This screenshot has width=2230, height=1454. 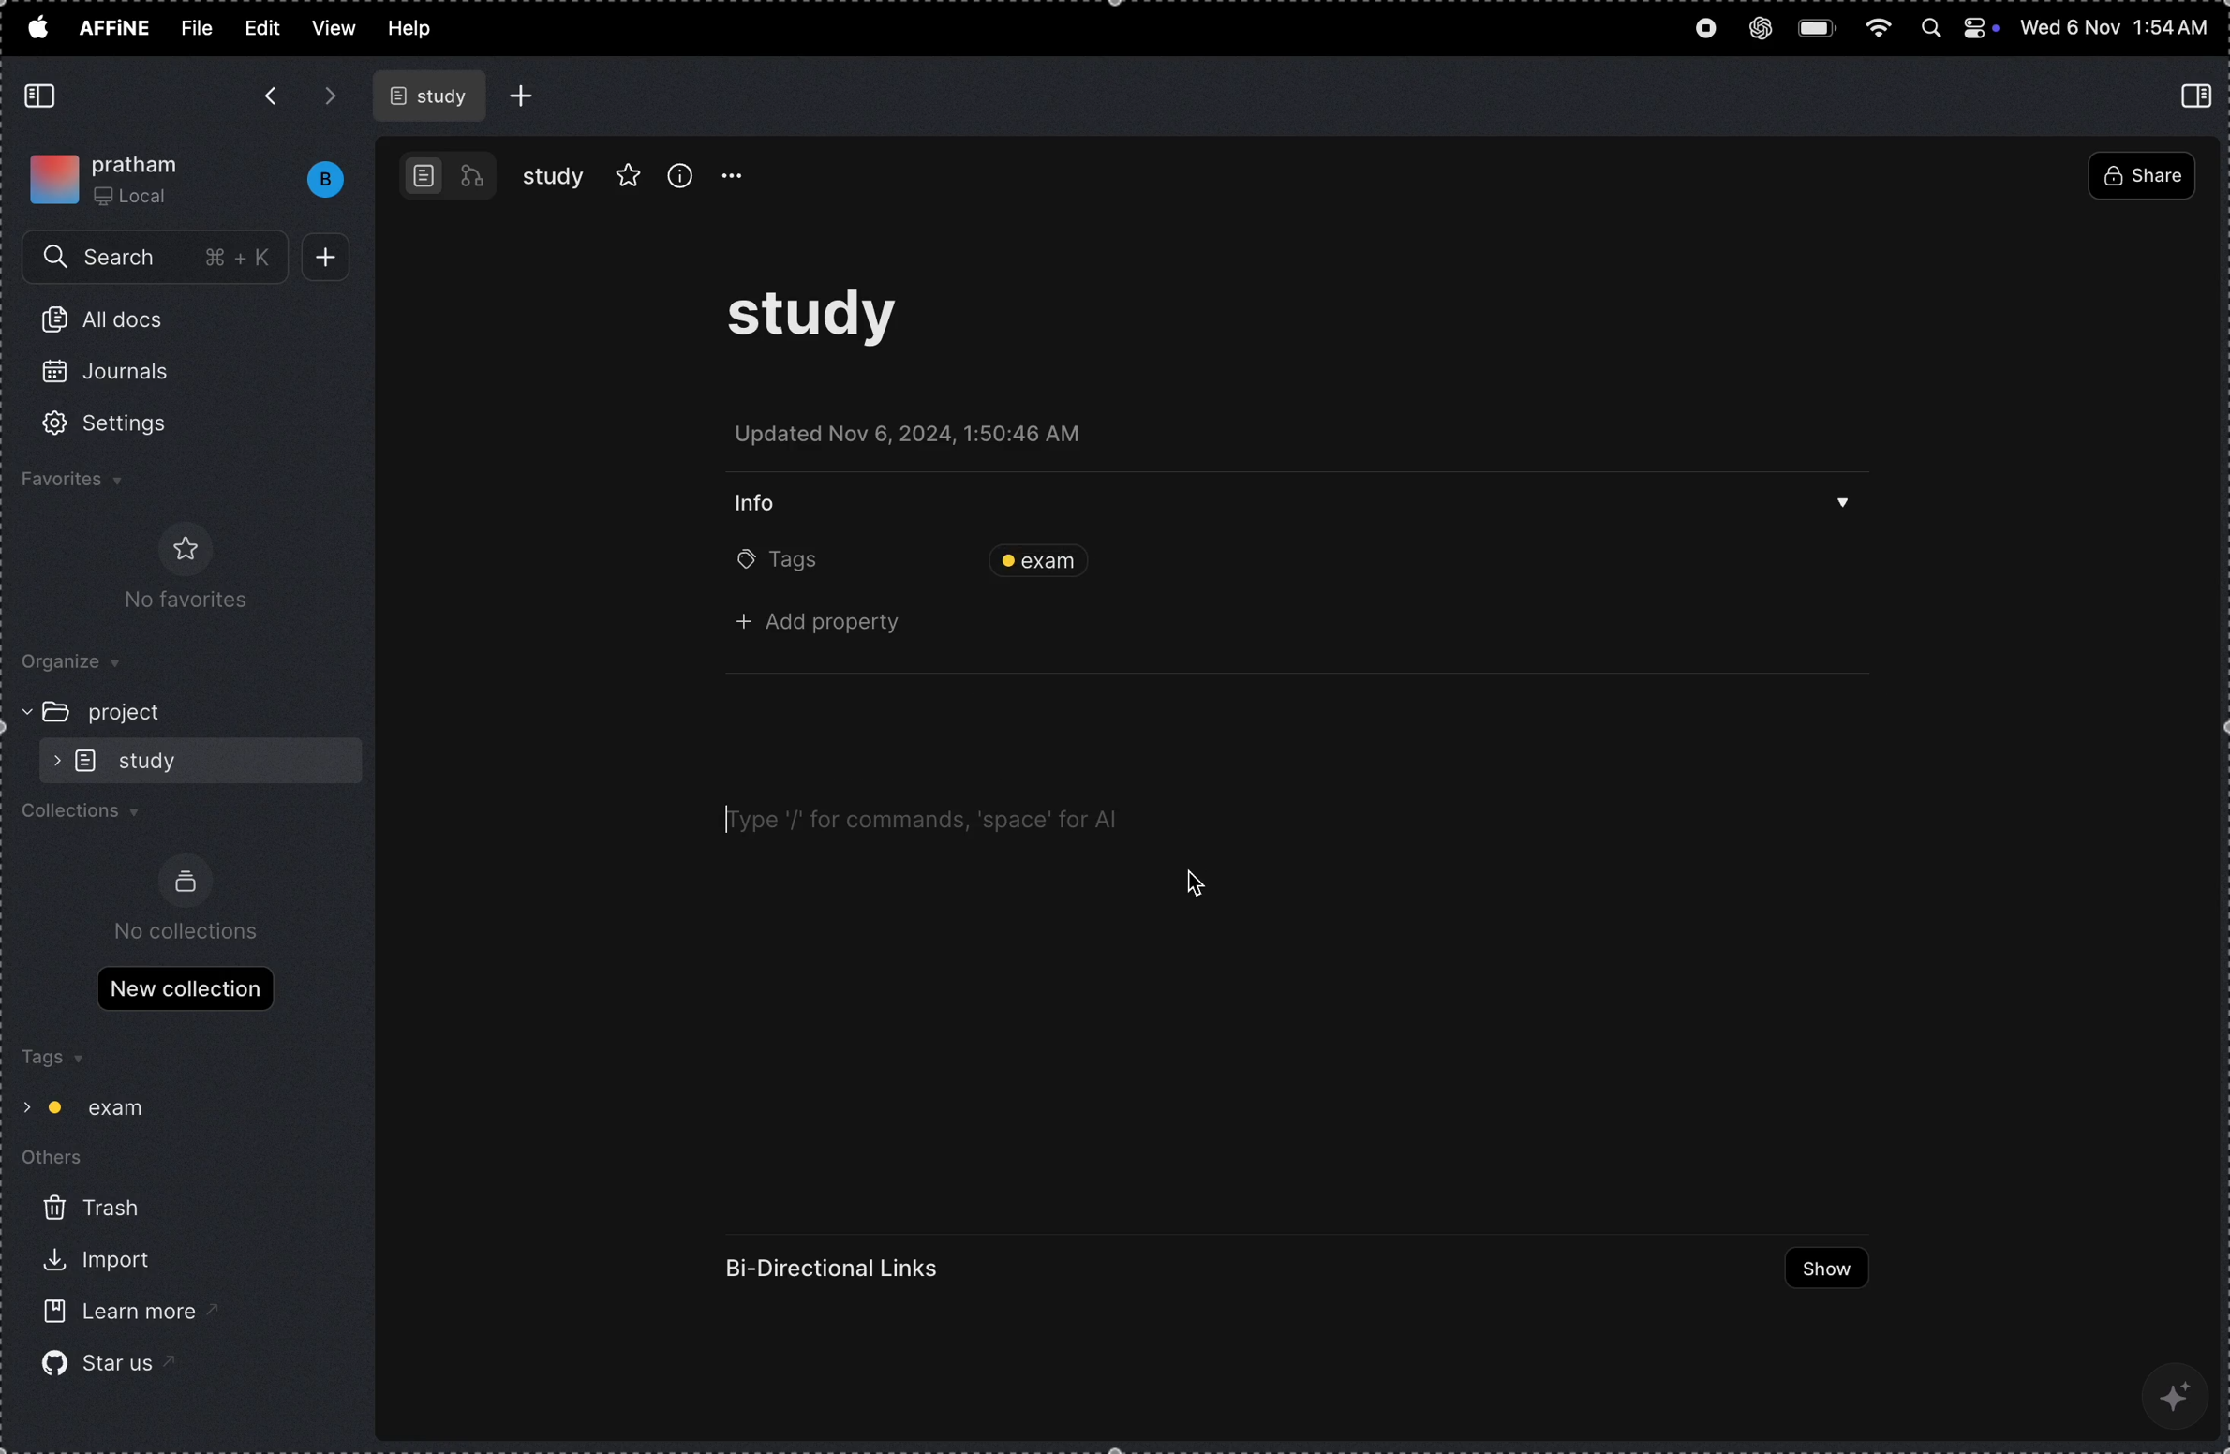 I want to click on study task, so click(x=828, y=325).